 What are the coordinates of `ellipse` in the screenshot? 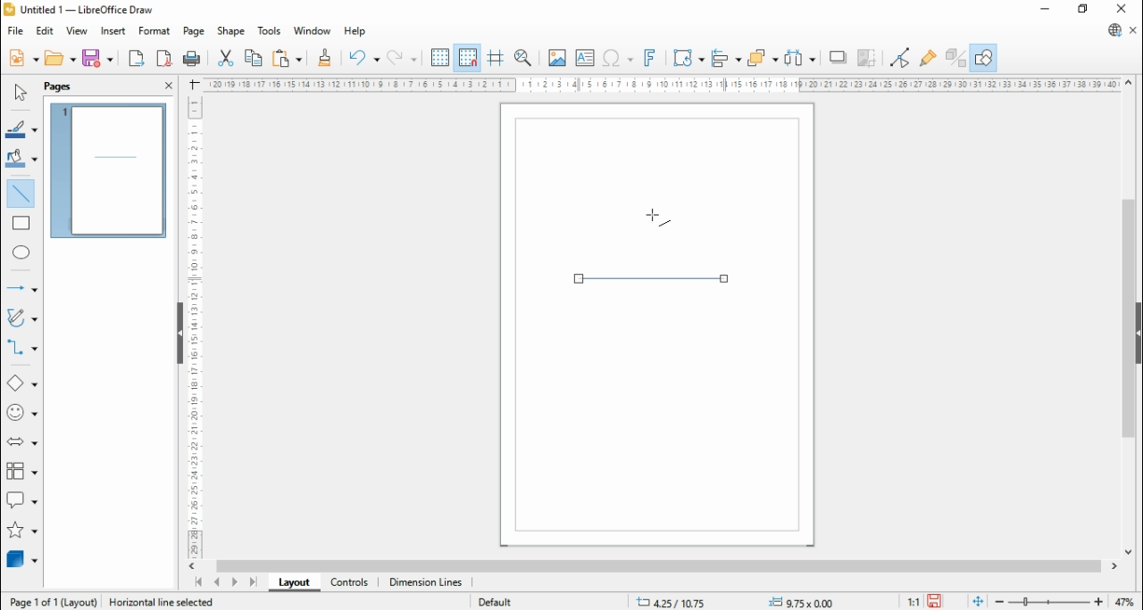 It's located at (21, 251).